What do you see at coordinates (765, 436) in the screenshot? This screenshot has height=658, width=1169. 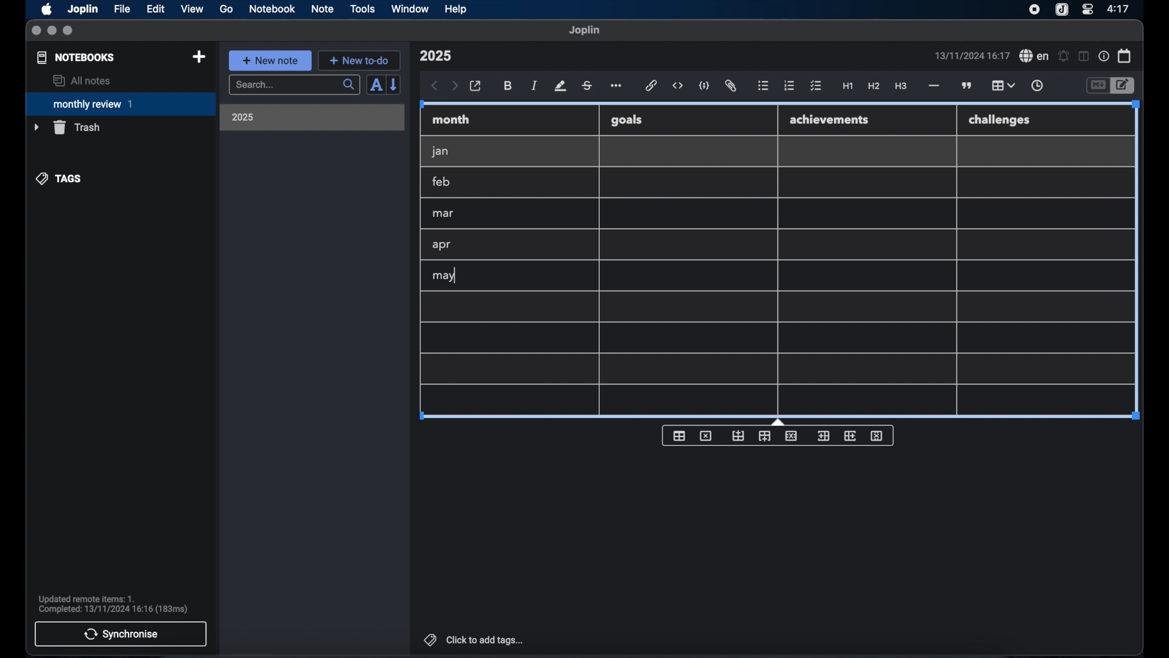 I see `insert row after` at bounding box center [765, 436].